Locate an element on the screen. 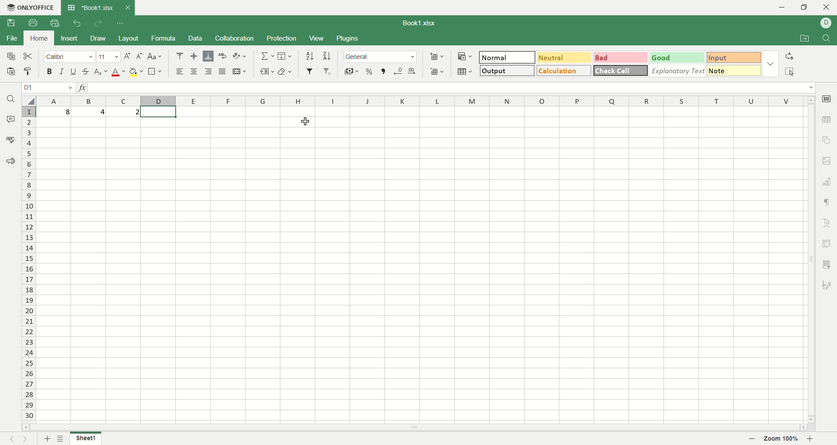 Image resolution: width=837 pixels, height=445 pixels. save is located at coordinates (12, 23).